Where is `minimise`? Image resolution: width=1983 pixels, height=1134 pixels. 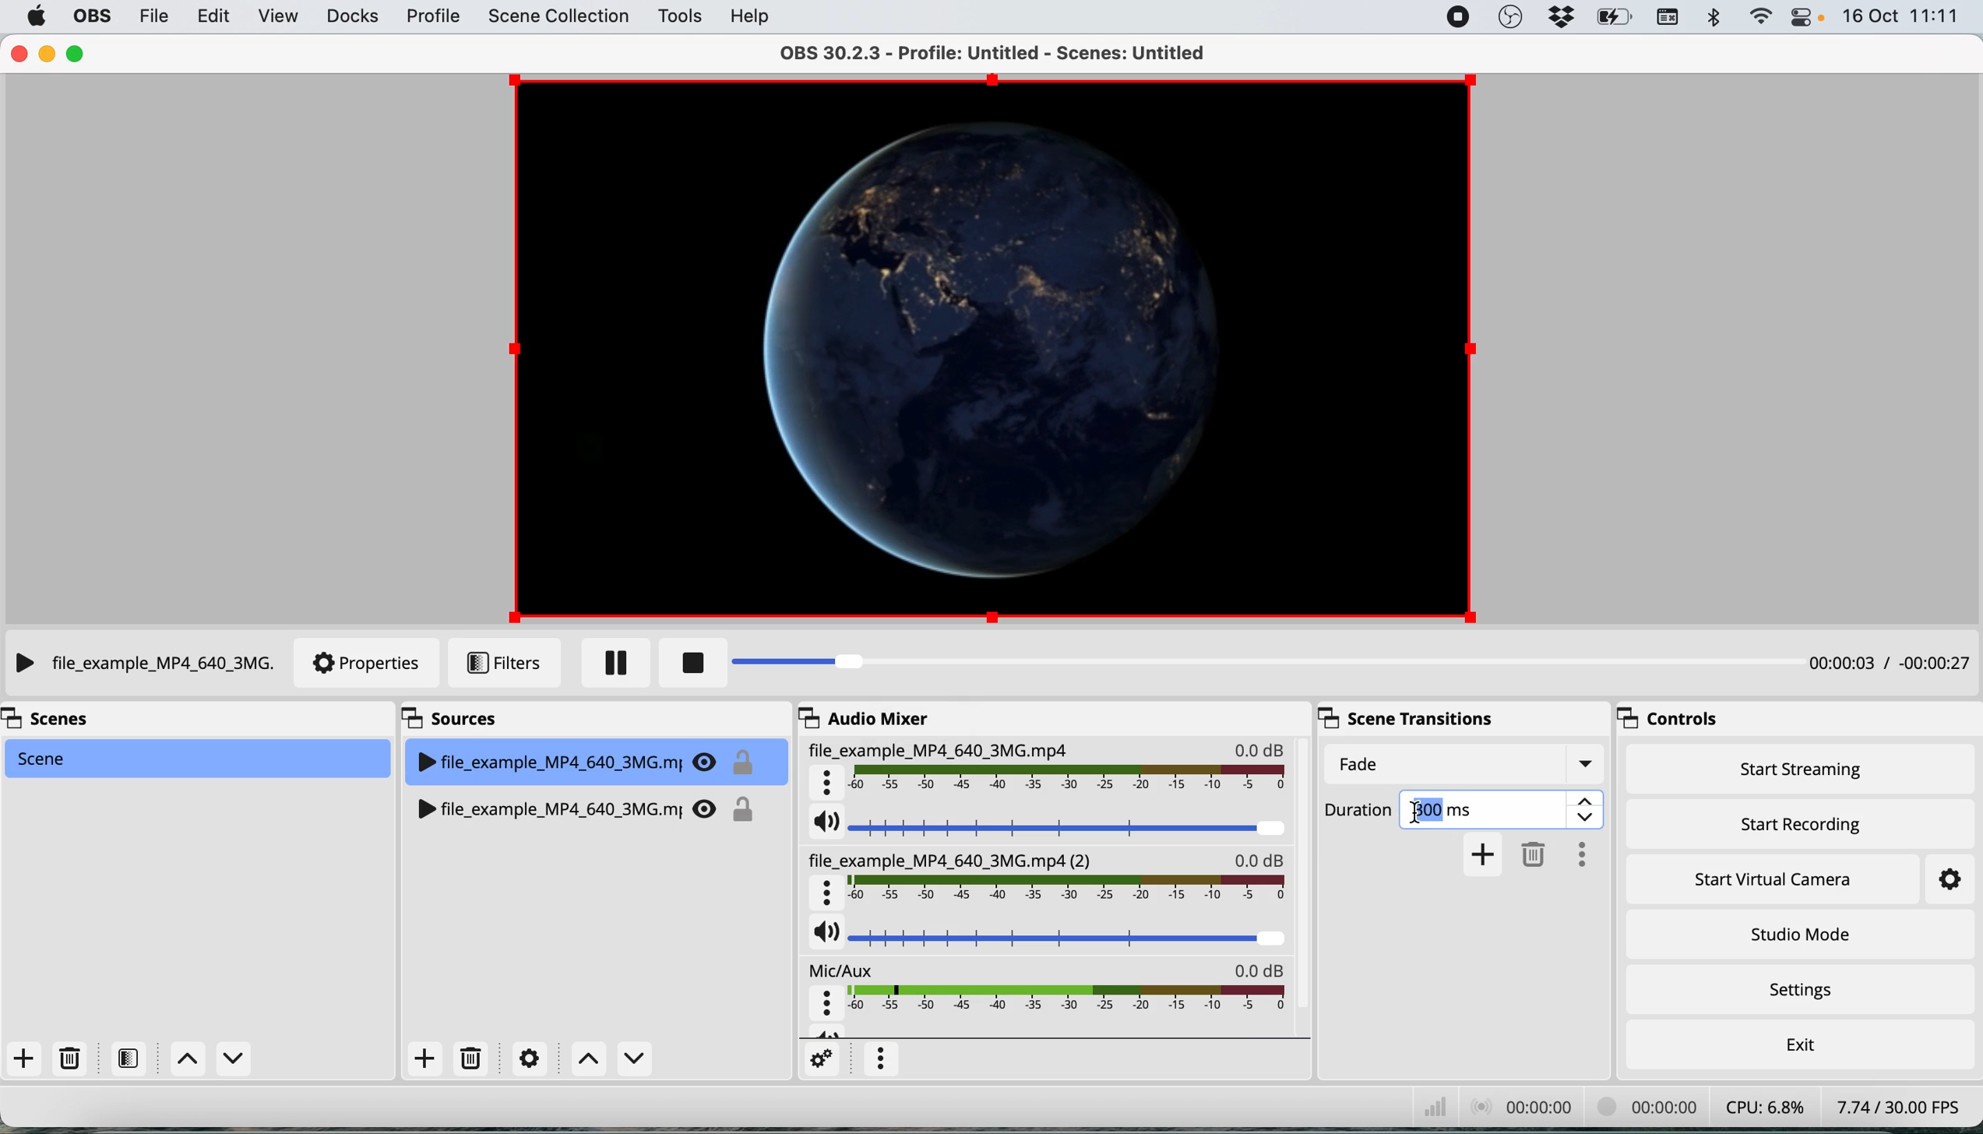 minimise is located at coordinates (46, 53).